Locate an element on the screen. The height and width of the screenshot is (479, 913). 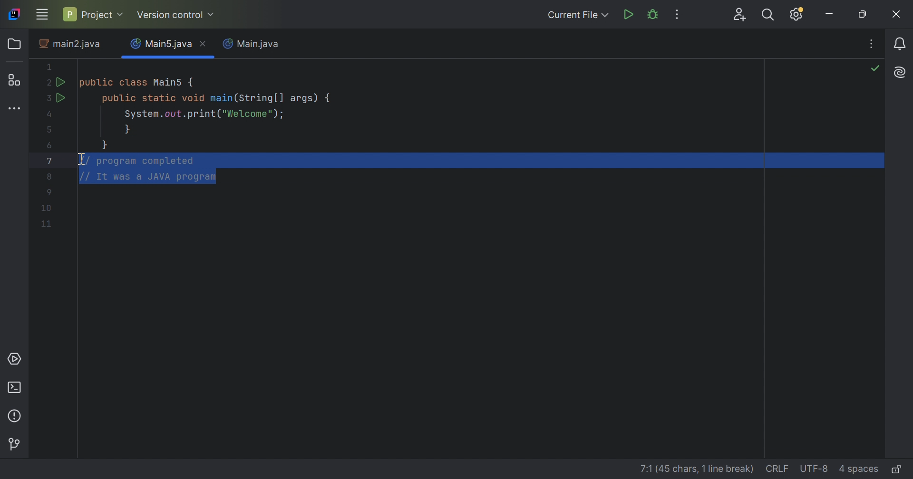
More Actions is located at coordinates (678, 14).